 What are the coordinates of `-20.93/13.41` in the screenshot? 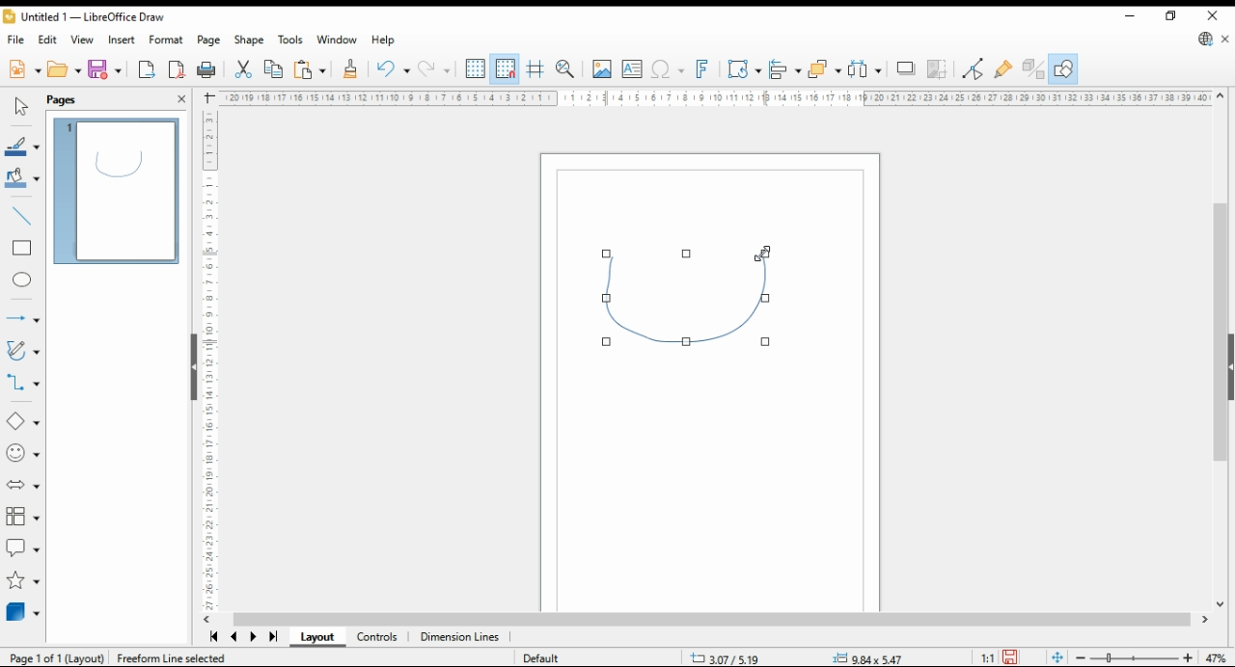 It's located at (729, 658).